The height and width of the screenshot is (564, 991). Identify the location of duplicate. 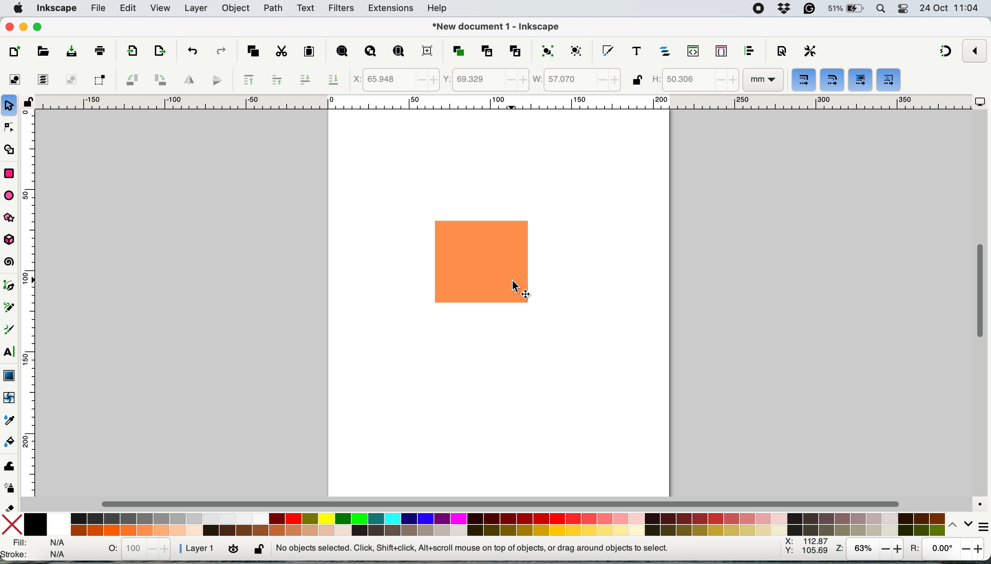
(457, 51).